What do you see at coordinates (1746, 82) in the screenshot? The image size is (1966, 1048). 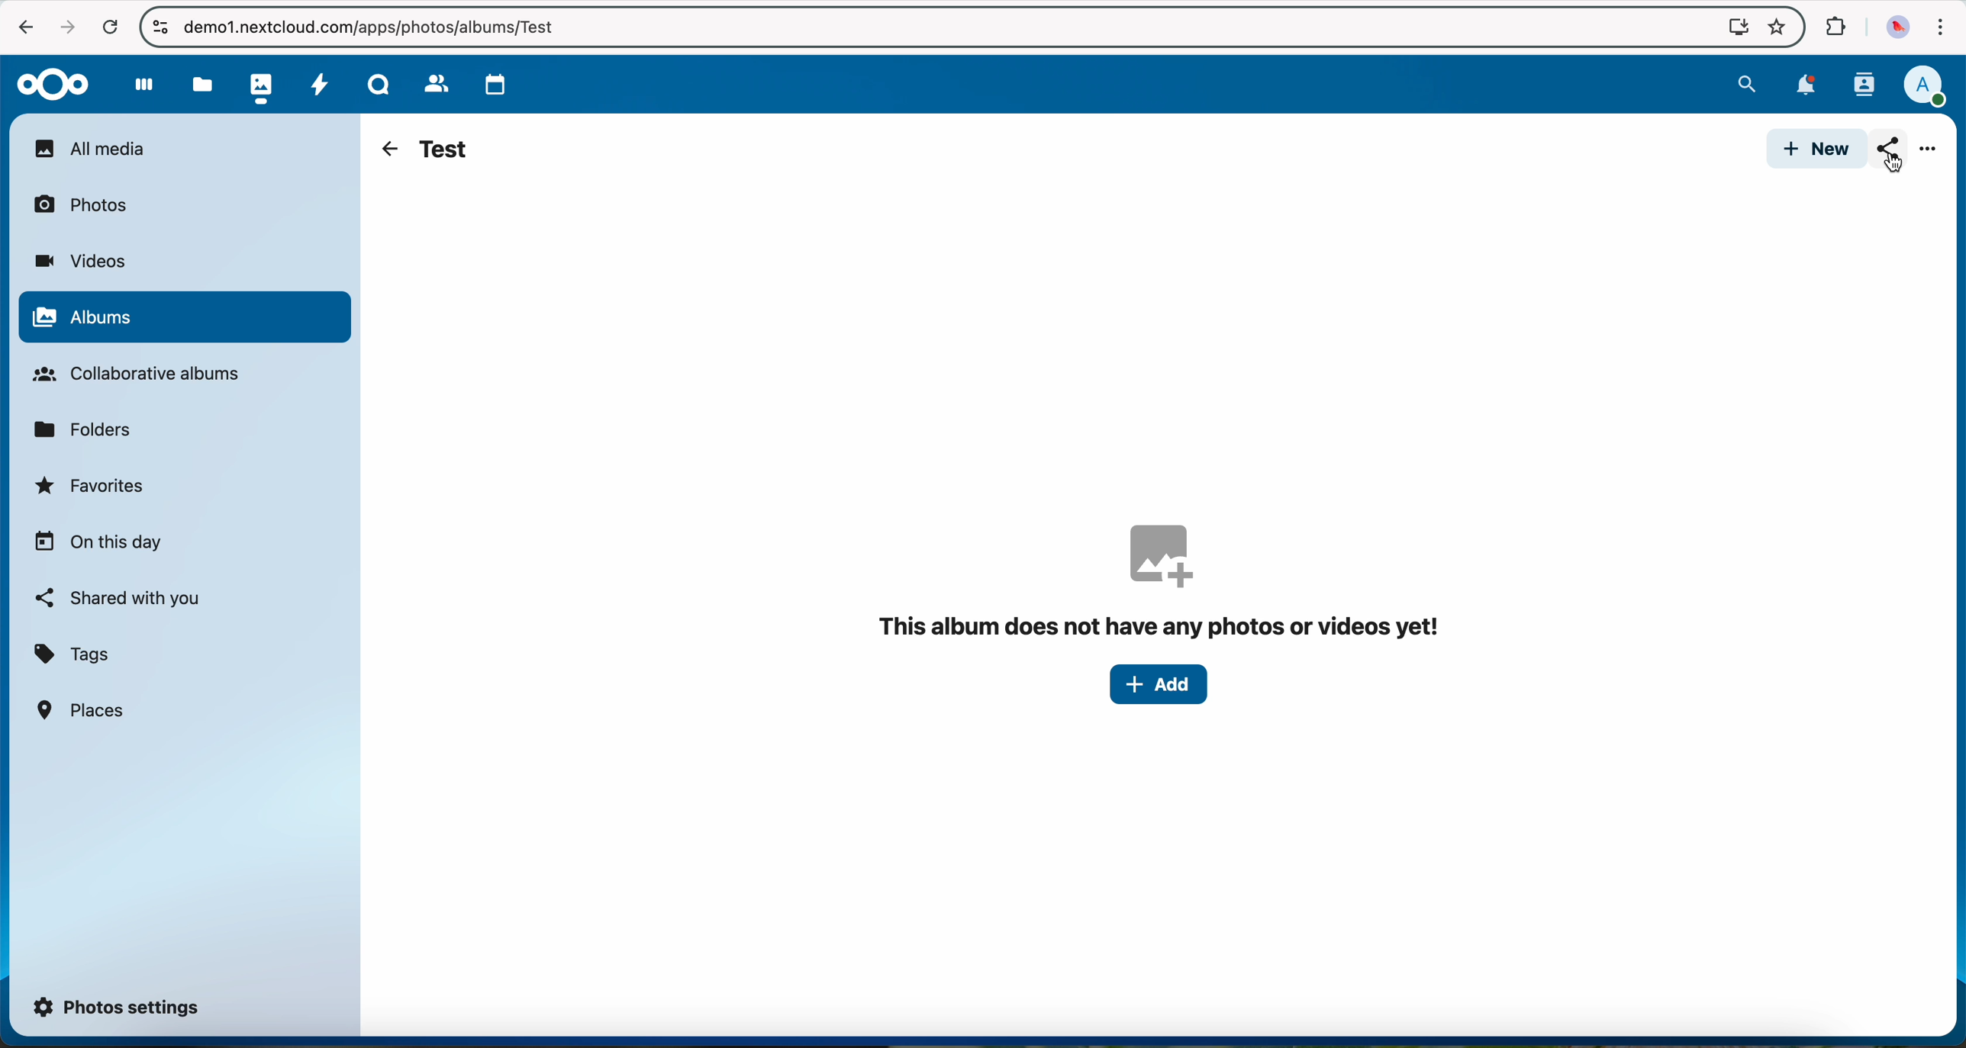 I see `search` at bounding box center [1746, 82].